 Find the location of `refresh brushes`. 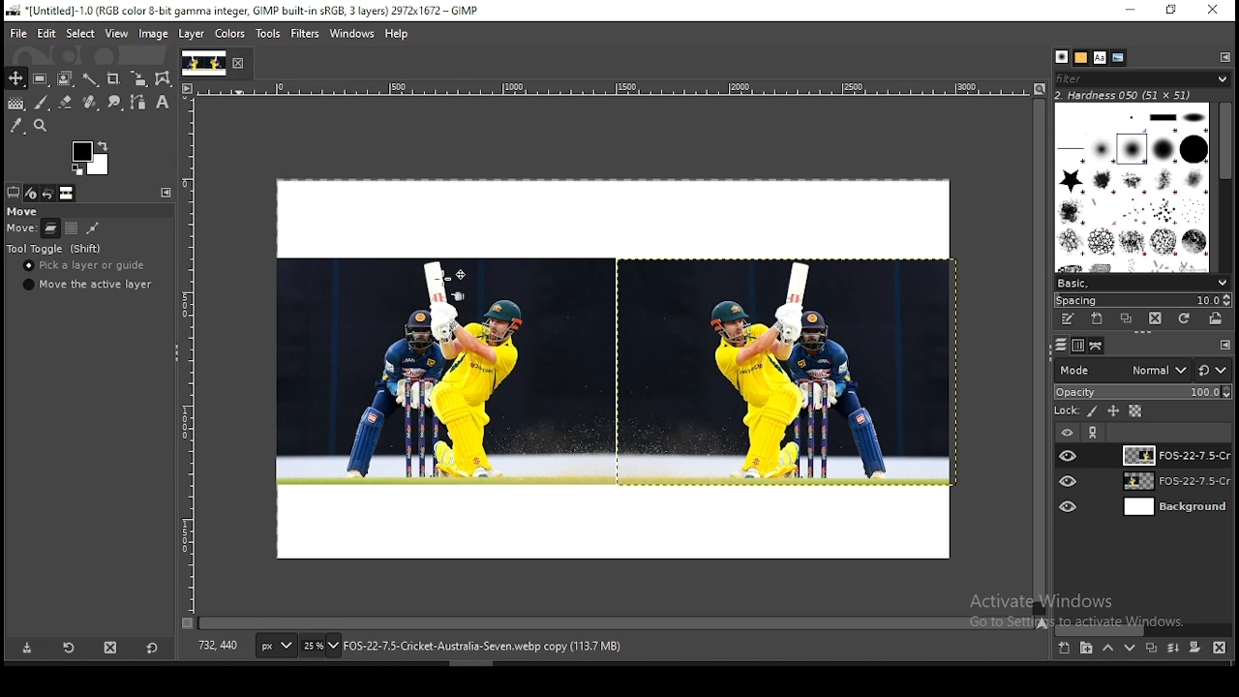

refresh brushes is located at coordinates (1186, 318).